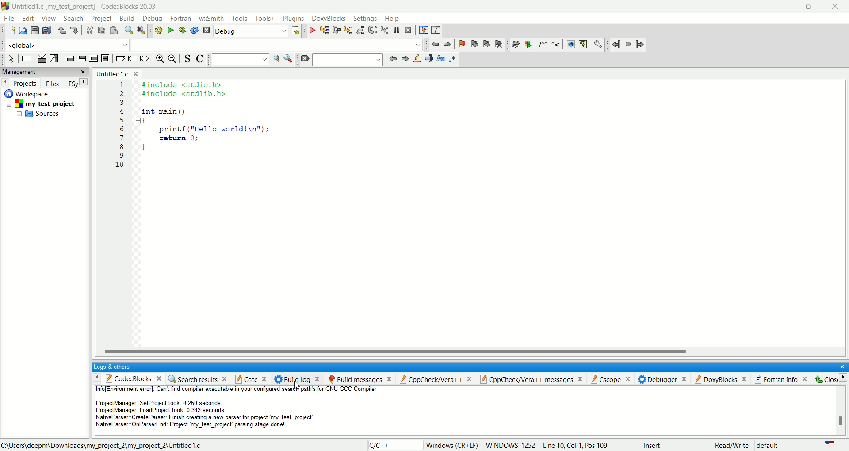 The height and width of the screenshot is (451, 849). Describe the element at coordinates (22, 31) in the screenshot. I see `open` at that location.